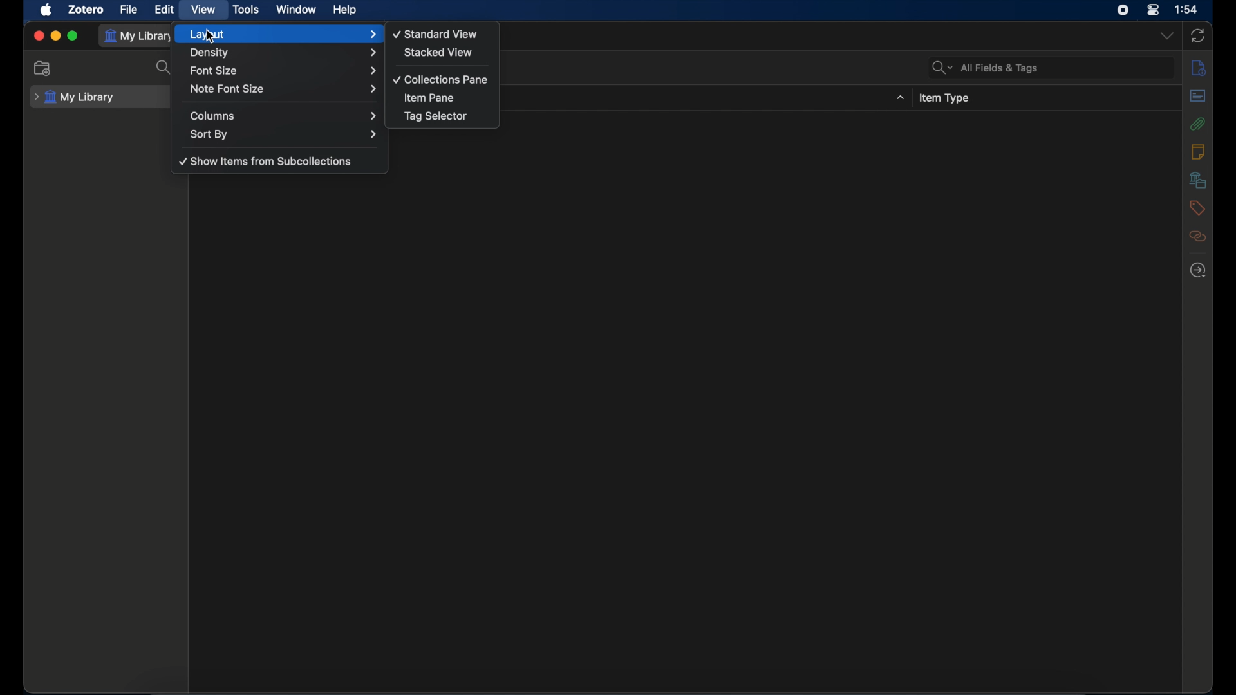  What do you see at coordinates (1199, 97) in the screenshot?
I see `abstract` at bounding box center [1199, 97].